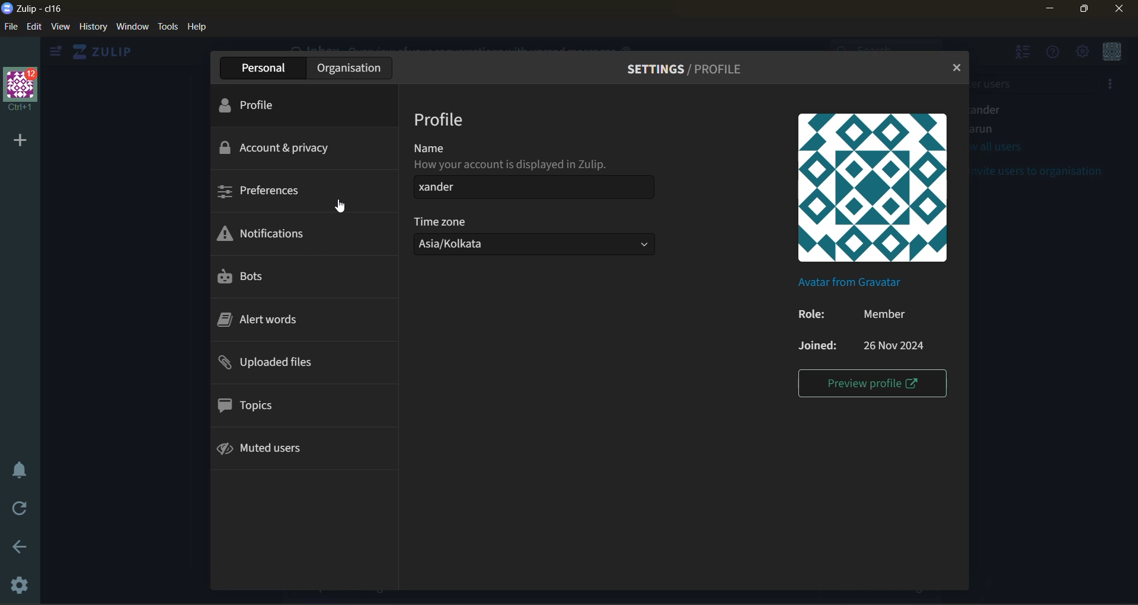 The width and height of the screenshot is (1138, 605). Describe the element at coordinates (248, 407) in the screenshot. I see `topics` at that location.